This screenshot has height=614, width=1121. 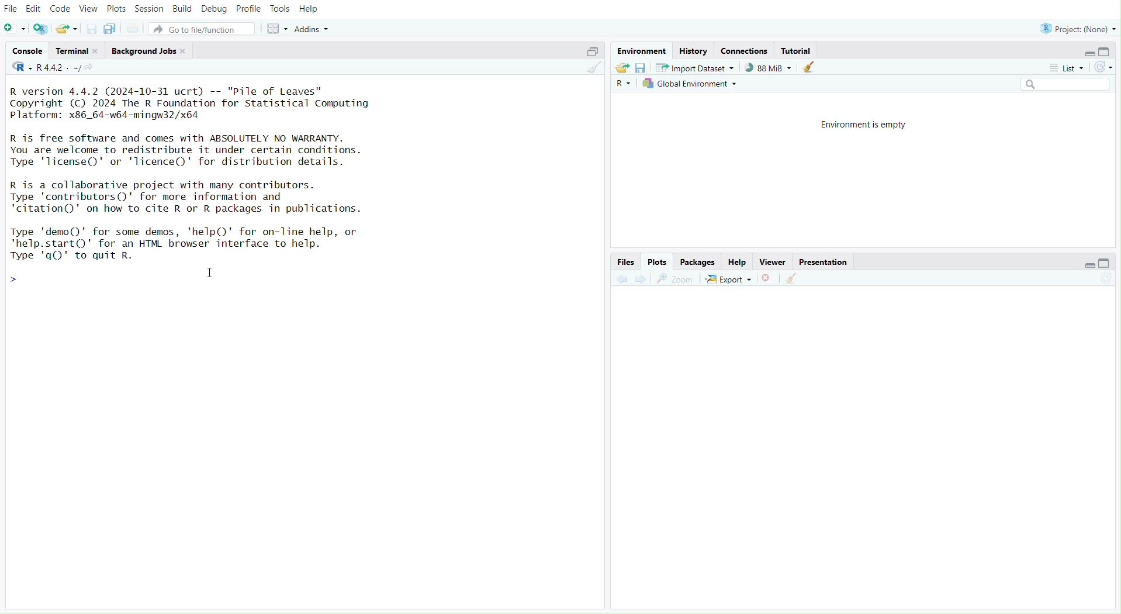 What do you see at coordinates (642, 280) in the screenshot?
I see `Go forward to the next source location (Ctrl + F10)` at bounding box center [642, 280].